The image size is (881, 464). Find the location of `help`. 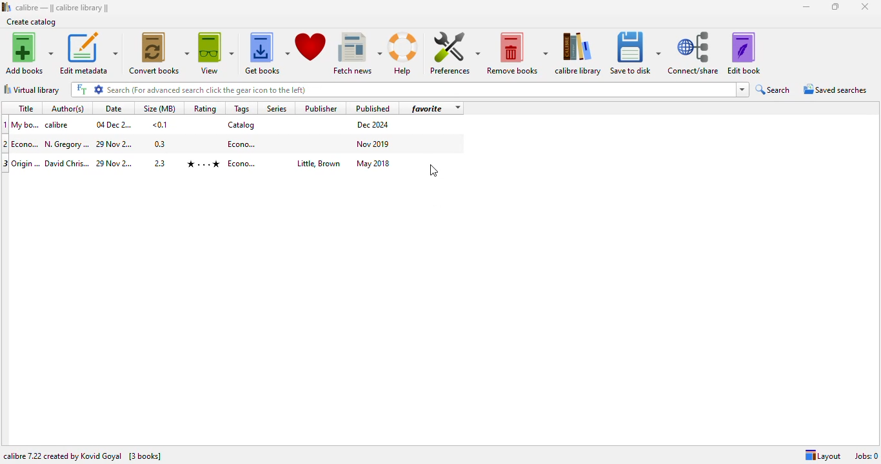

help is located at coordinates (403, 54).